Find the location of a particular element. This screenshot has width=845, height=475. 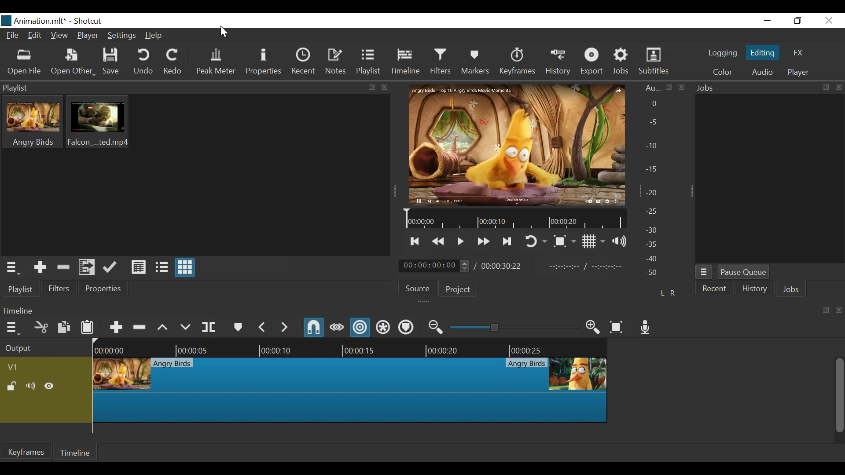

Close is located at coordinates (830, 21).